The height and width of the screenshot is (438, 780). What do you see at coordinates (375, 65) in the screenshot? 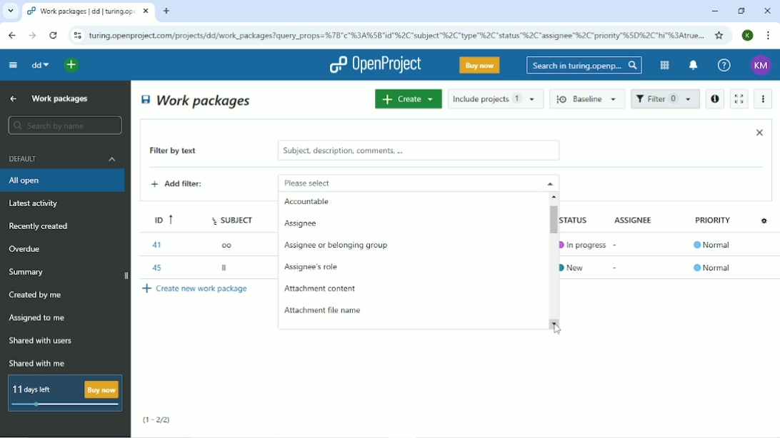
I see `OpenProject` at bounding box center [375, 65].